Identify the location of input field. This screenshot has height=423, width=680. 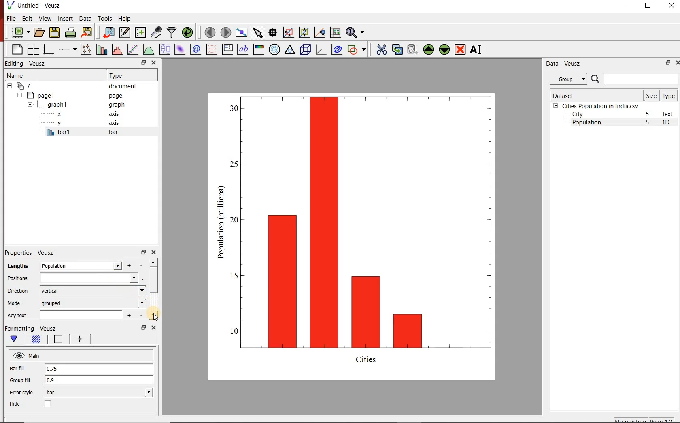
(89, 278).